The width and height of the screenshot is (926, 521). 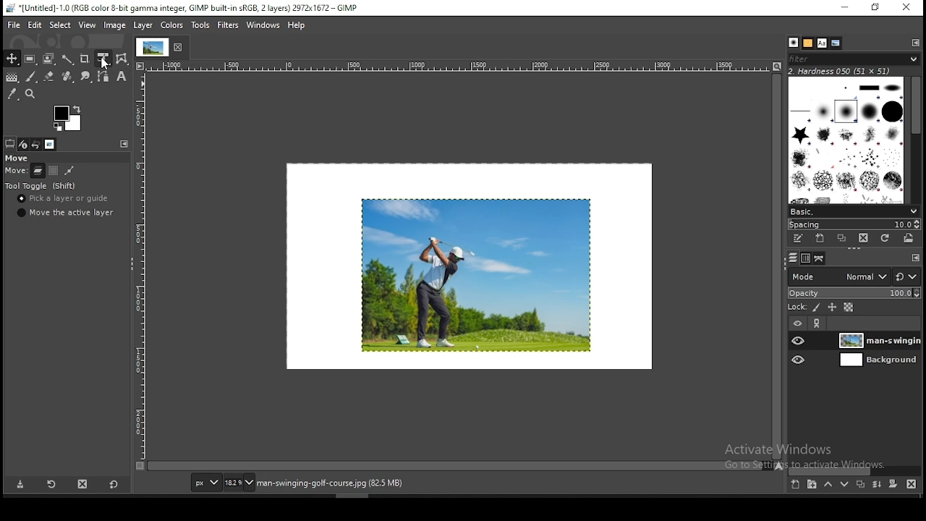 What do you see at coordinates (840, 72) in the screenshot?
I see `hardness 050 (51x51)` at bounding box center [840, 72].